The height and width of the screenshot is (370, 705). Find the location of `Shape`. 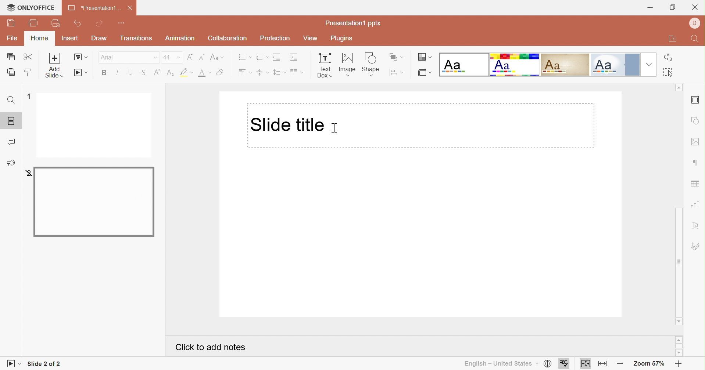

Shape is located at coordinates (372, 65).